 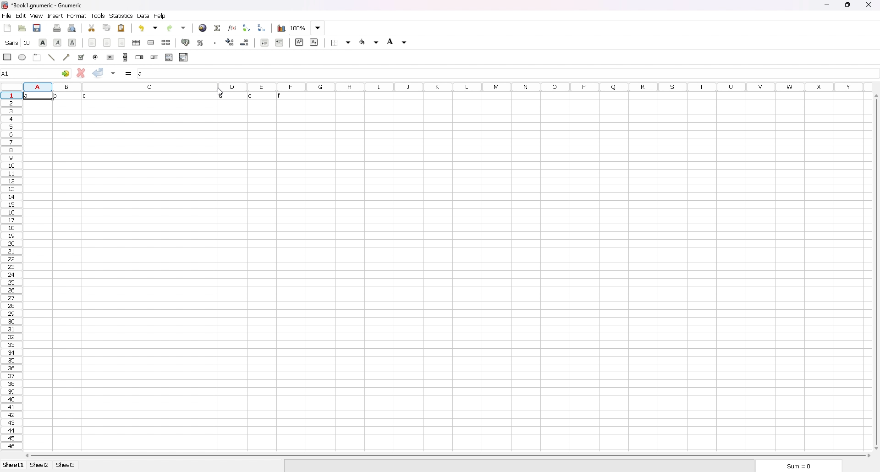 I want to click on resize, so click(x=847, y=5).